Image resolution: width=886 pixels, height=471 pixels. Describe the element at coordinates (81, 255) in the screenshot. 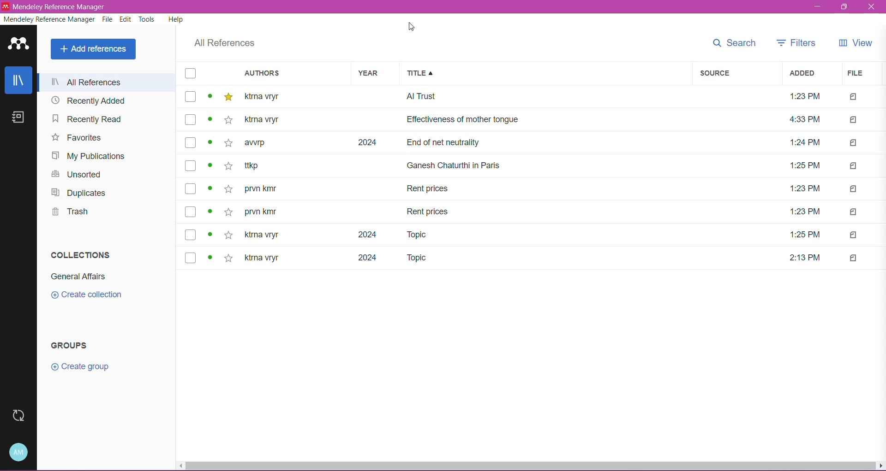

I see `Collections` at that location.